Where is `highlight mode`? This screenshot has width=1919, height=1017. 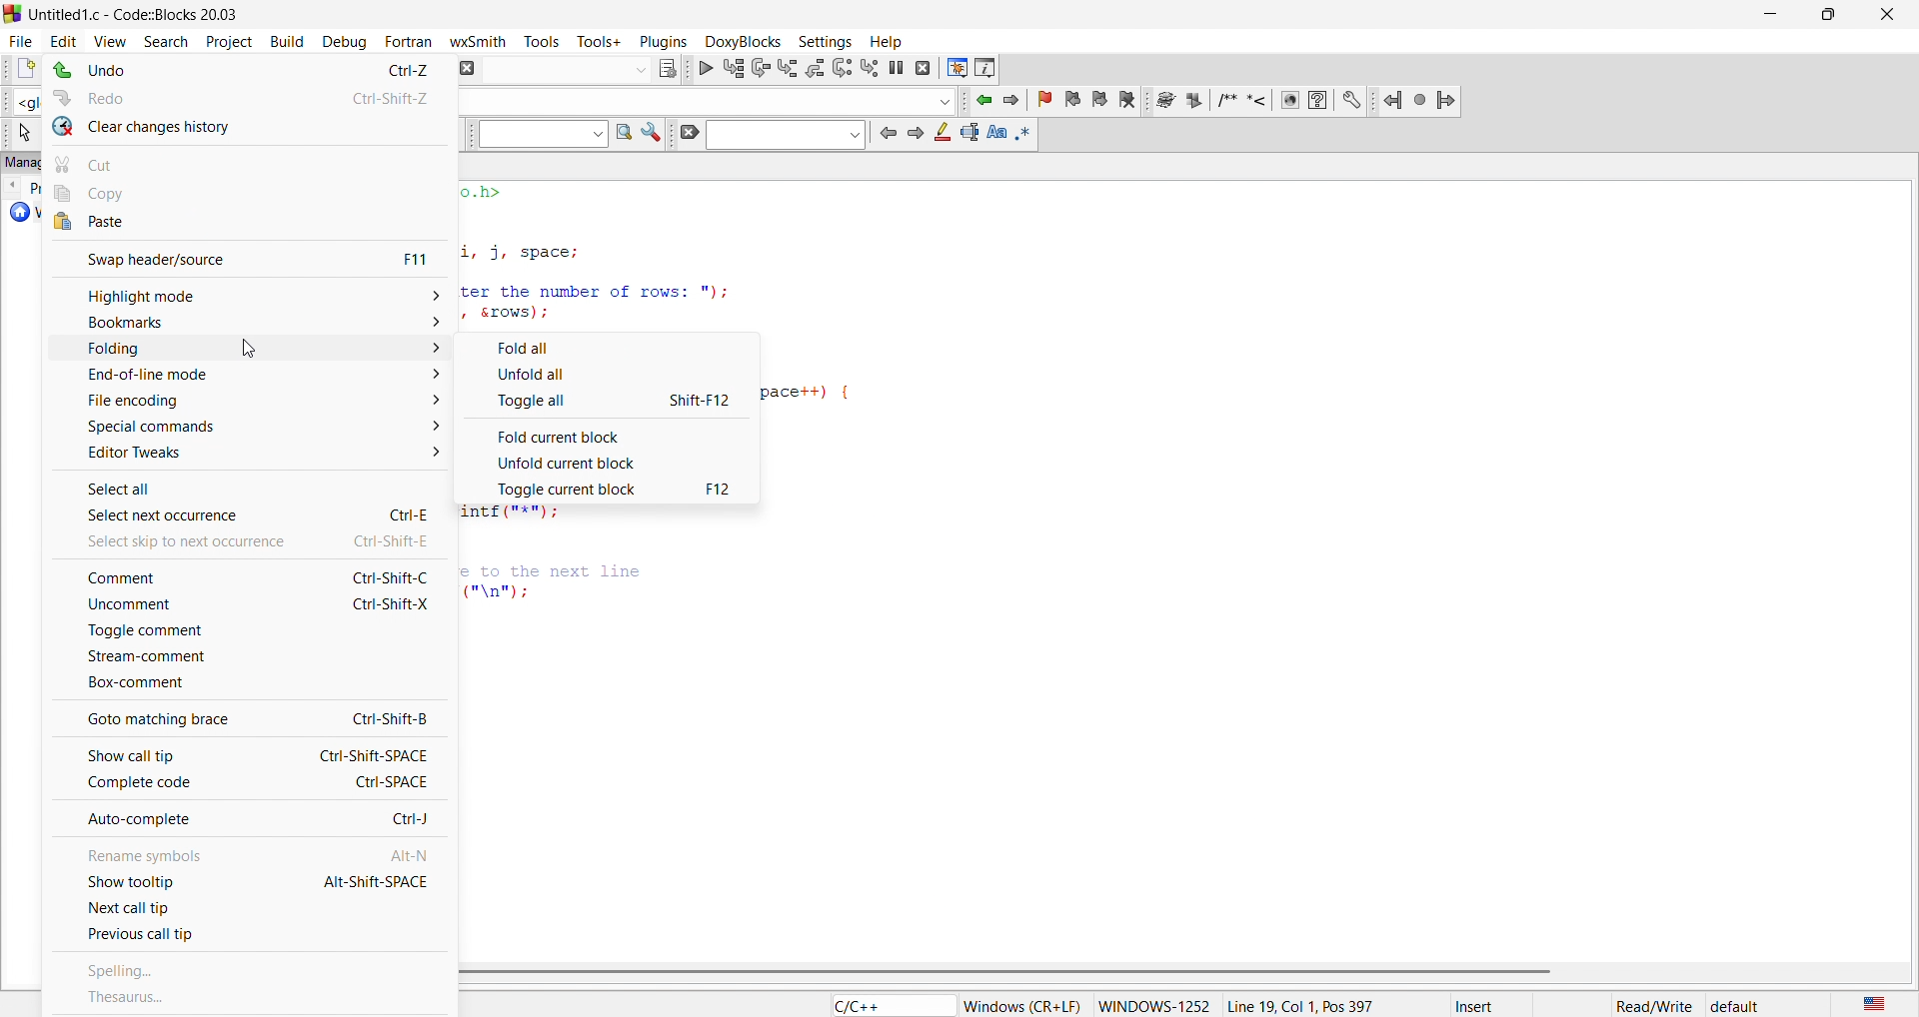
highlight mode is located at coordinates (246, 295).